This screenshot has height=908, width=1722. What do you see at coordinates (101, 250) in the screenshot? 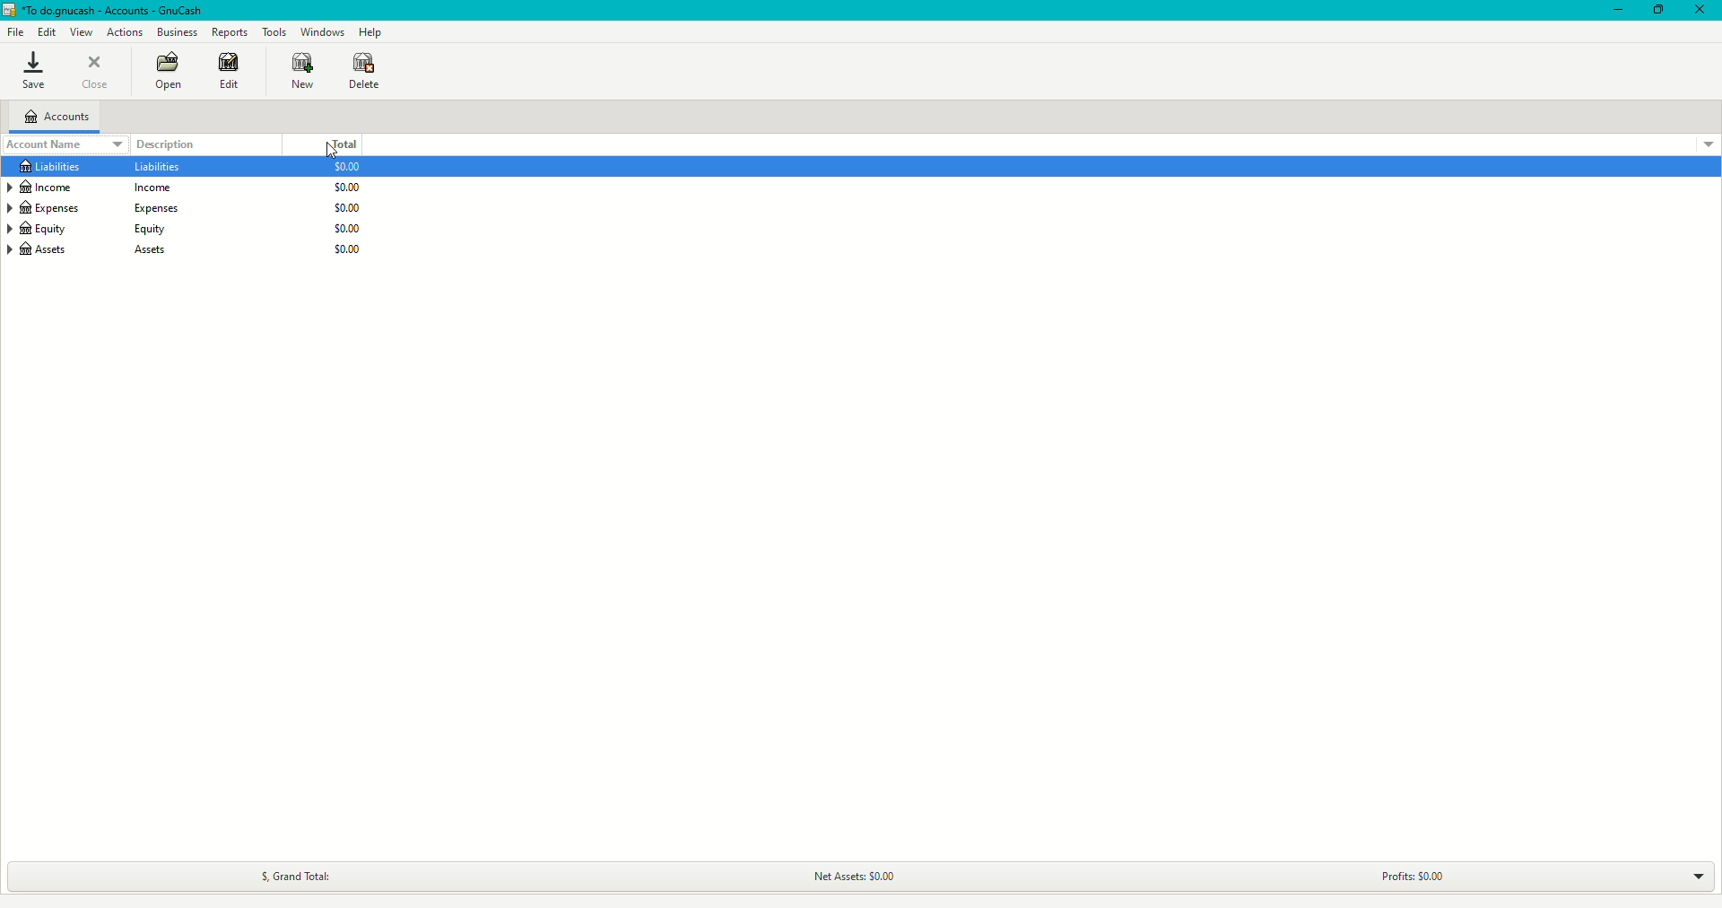
I see `Assets` at bounding box center [101, 250].